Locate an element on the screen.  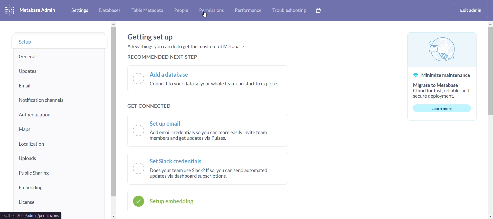
notification chnnels is located at coordinates (59, 101).